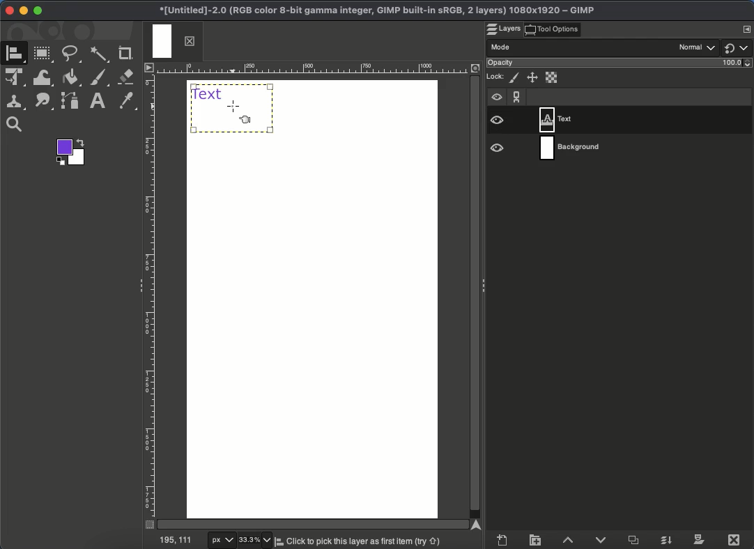 The image size is (754, 549). I want to click on Lock, so click(496, 79).